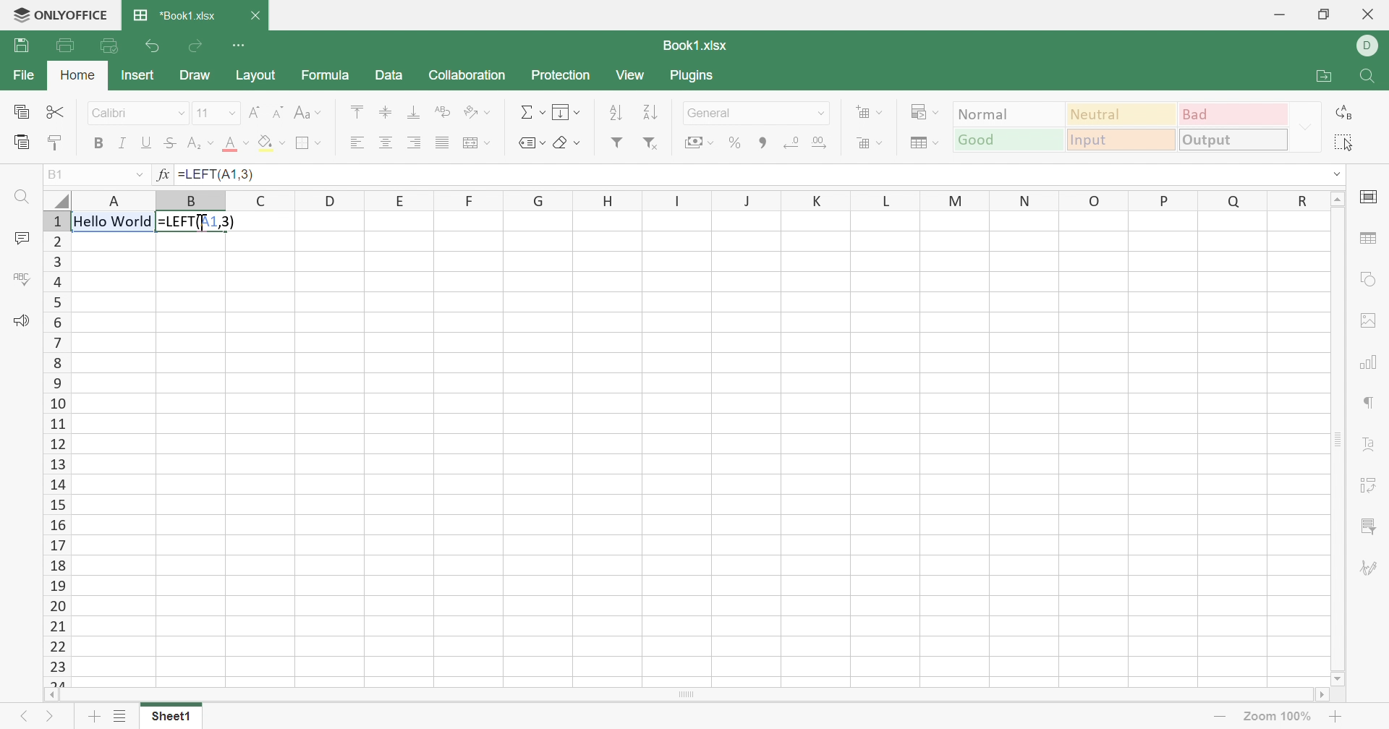 This screenshot has height=729, width=1389. What do you see at coordinates (1011, 114) in the screenshot?
I see `Normal` at bounding box center [1011, 114].